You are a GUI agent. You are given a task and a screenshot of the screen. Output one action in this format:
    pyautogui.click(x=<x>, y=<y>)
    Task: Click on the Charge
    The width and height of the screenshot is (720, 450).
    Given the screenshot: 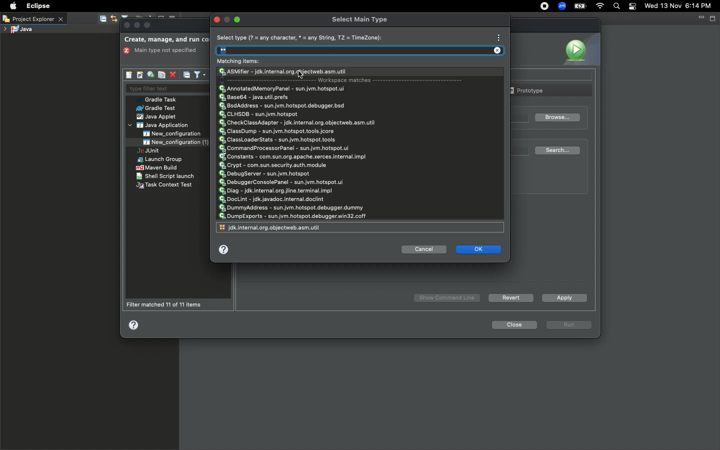 What is the action you would take?
    pyautogui.click(x=580, y=7)
    